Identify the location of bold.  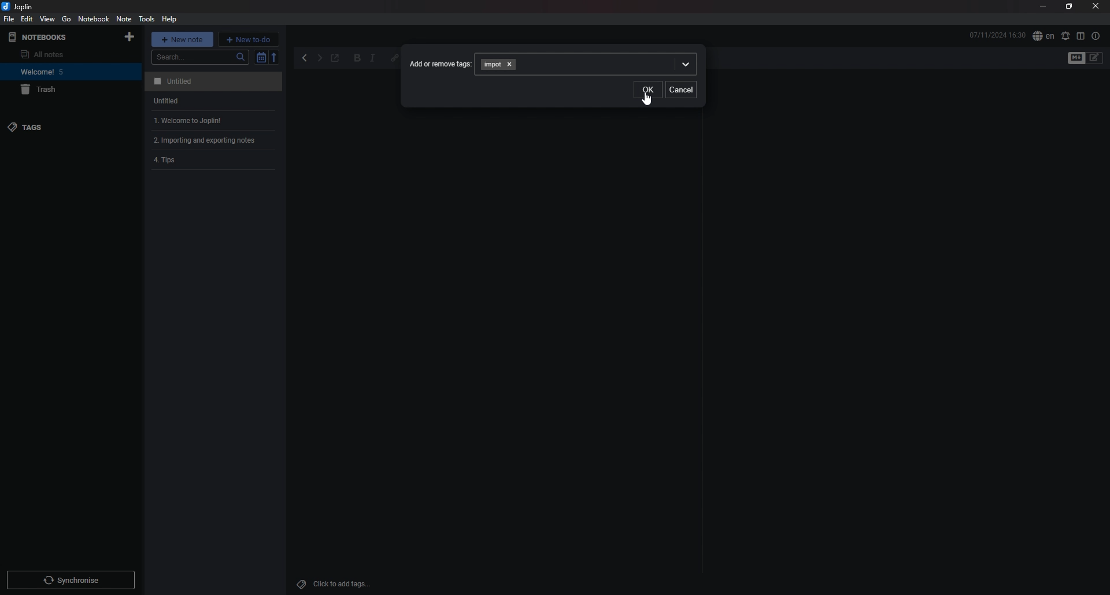
(357, 59).